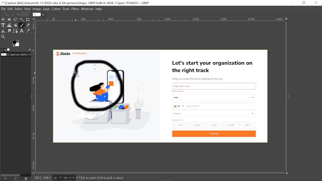 This screenshot has height=181, width=322. I want to click on Images, so click(9, 50).